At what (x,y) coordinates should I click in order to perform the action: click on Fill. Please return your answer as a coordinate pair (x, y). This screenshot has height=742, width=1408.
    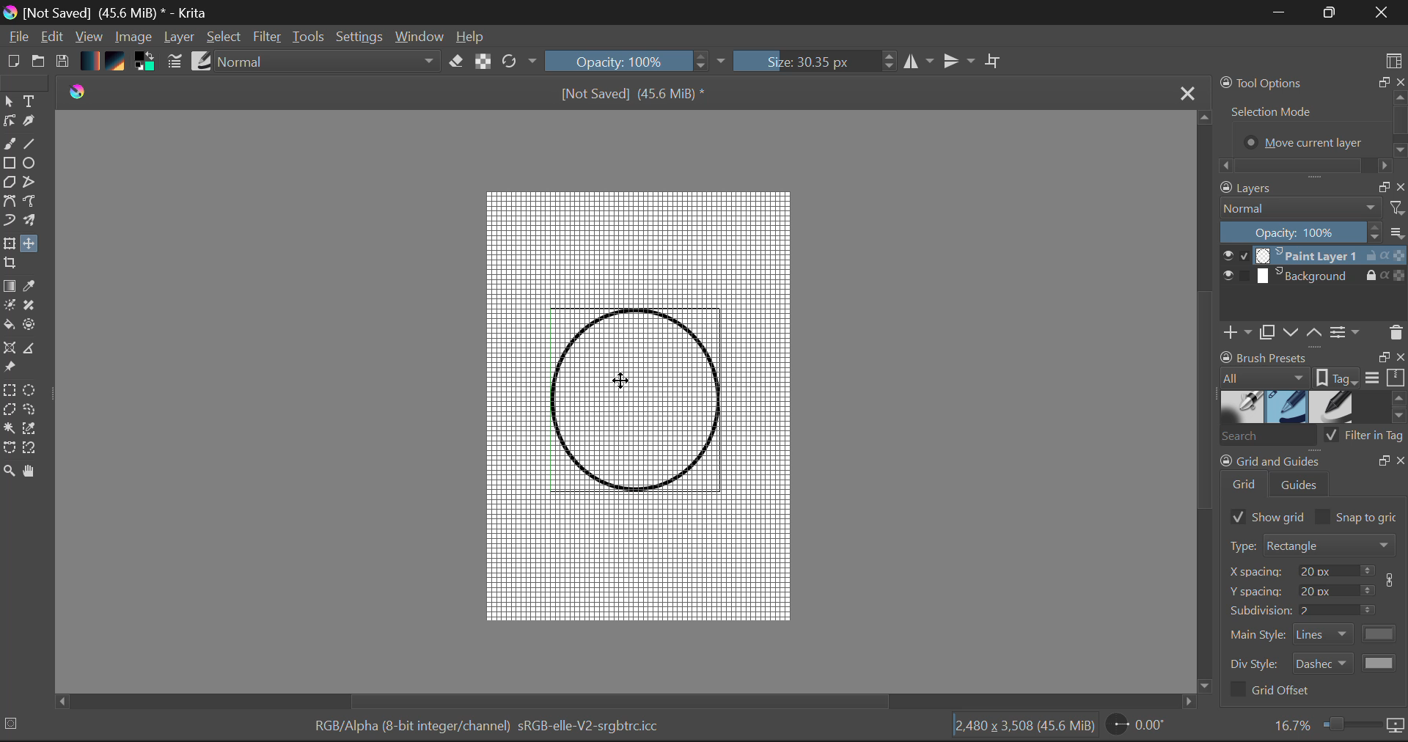
    Looking at the image, I should click on (9, 326).